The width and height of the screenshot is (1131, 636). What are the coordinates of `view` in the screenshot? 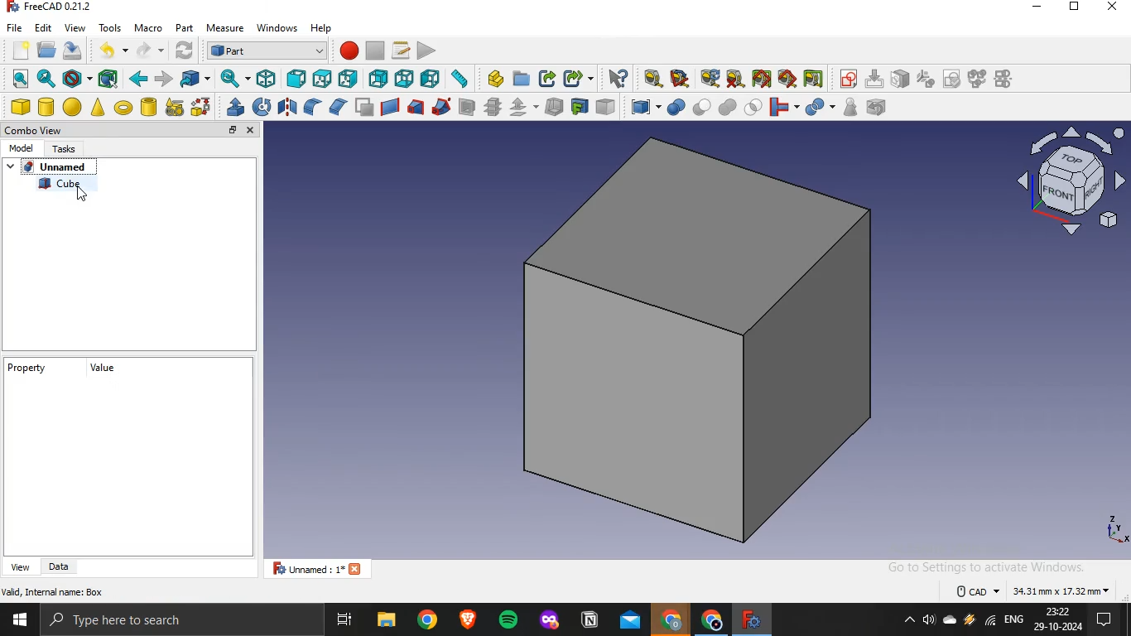 It's located at (21, 567).